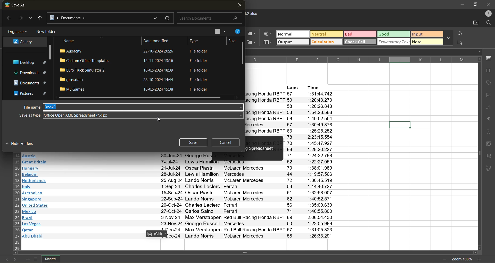  Describe the element at coordinates (254, 43) in the screenshot. I see `delete cells` at that location.